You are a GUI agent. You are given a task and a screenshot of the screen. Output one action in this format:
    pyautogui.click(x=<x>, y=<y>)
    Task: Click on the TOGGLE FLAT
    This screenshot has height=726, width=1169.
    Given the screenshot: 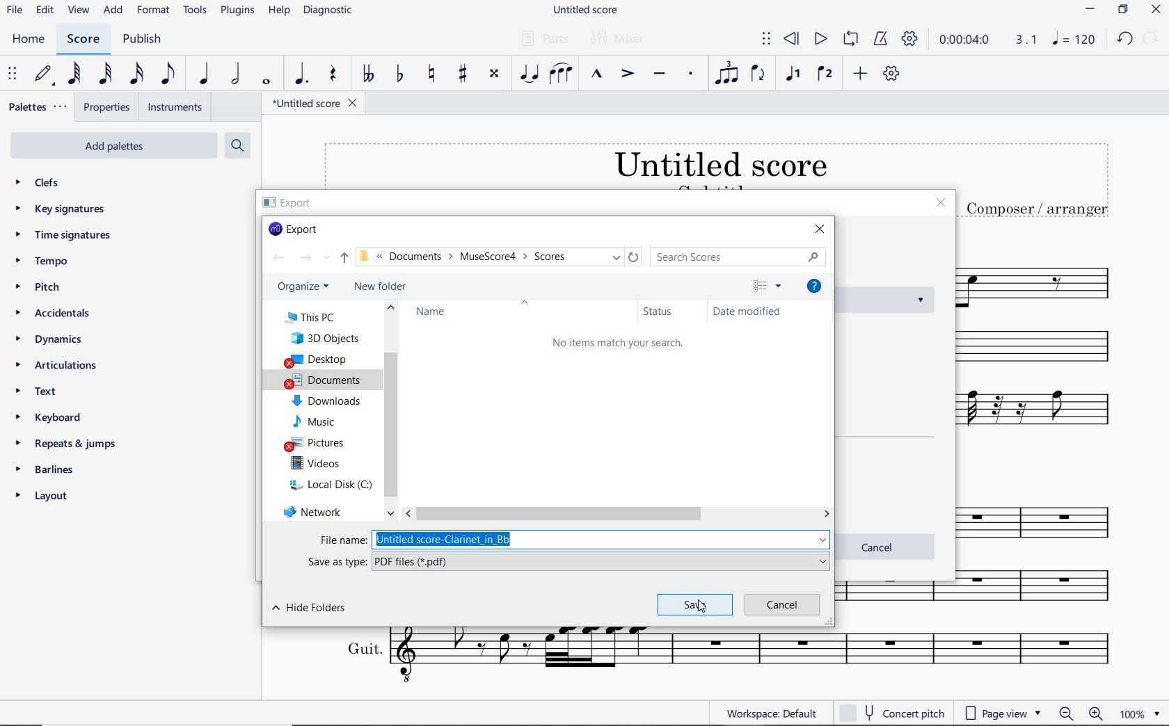 What is the action you would take?
    pyautogui.click(x=398, y=74)
    